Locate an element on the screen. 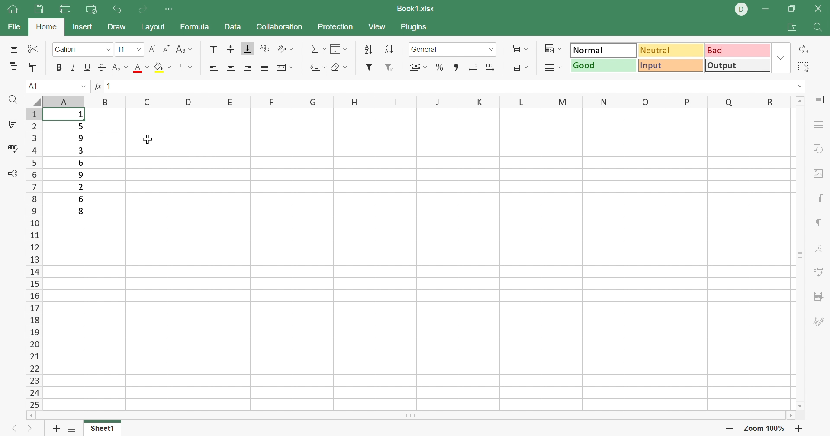 This screenshot has height=436, width=830. 9 is located at coordinates (77, 175).